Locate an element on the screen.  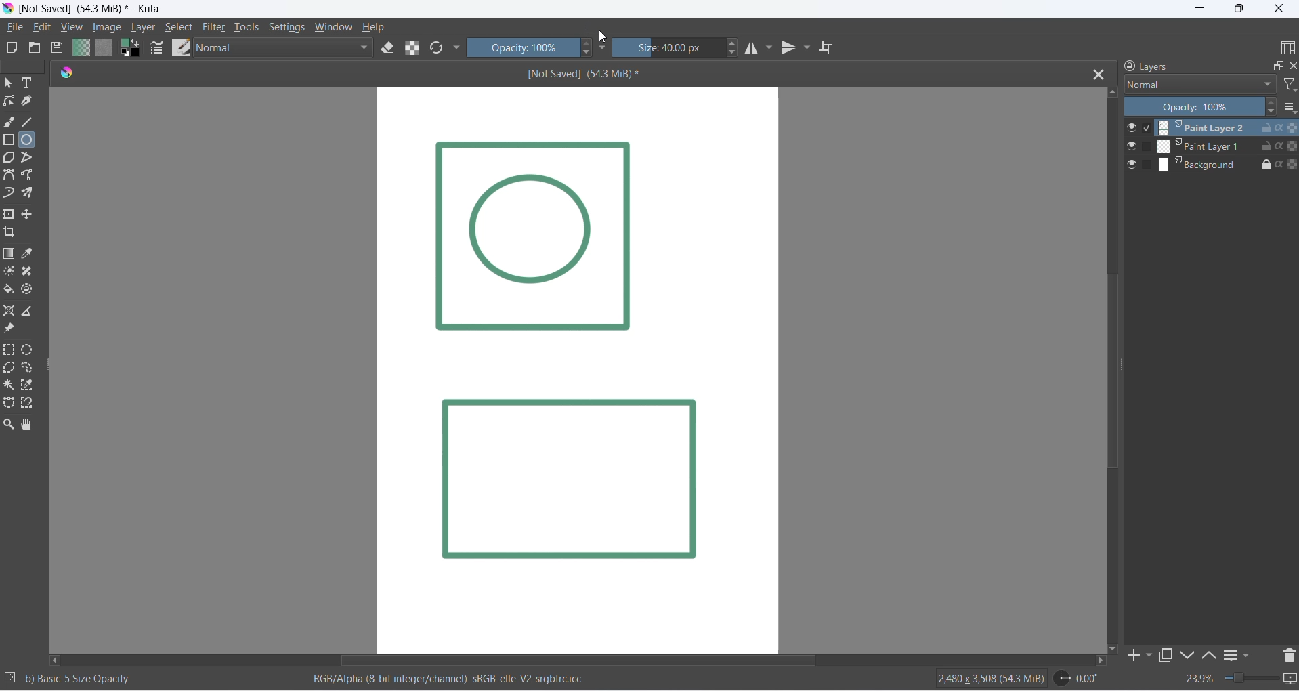
display type is located at coordinates (1285, 46).